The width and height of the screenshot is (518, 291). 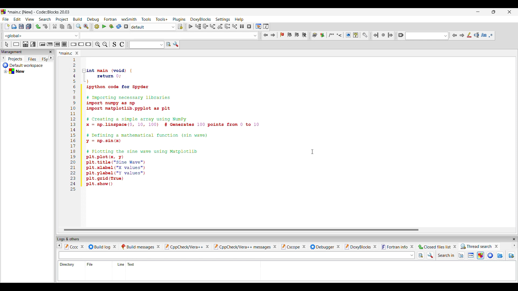 What do you see at coordinates (399, 35) in the screenshot?
I see `clear` at bounding box center [399, 35].